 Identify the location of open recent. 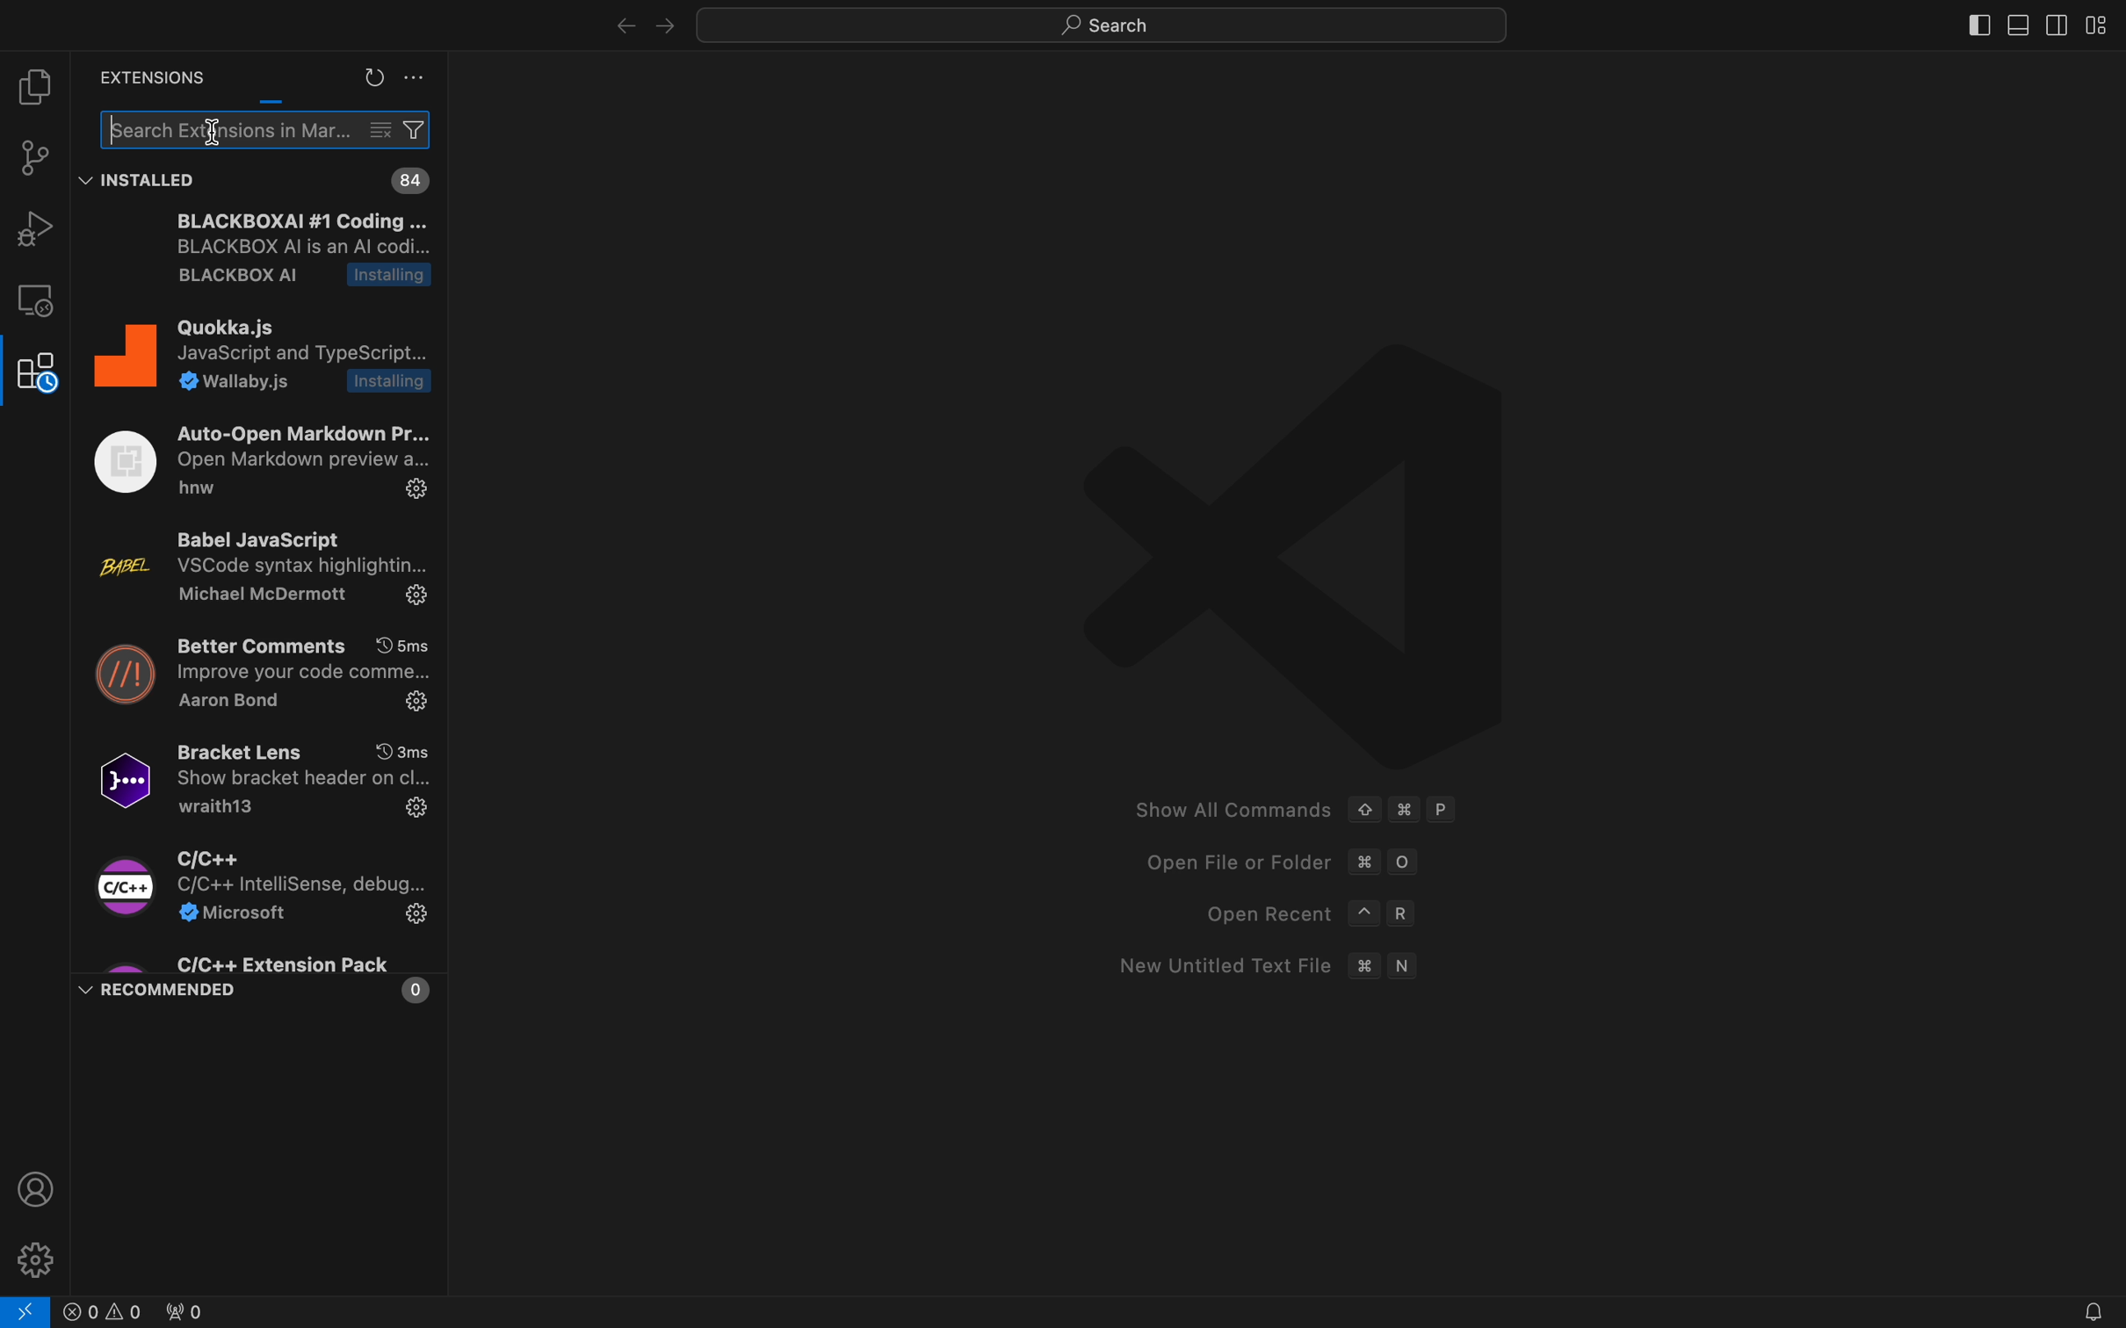
(1300, 915).